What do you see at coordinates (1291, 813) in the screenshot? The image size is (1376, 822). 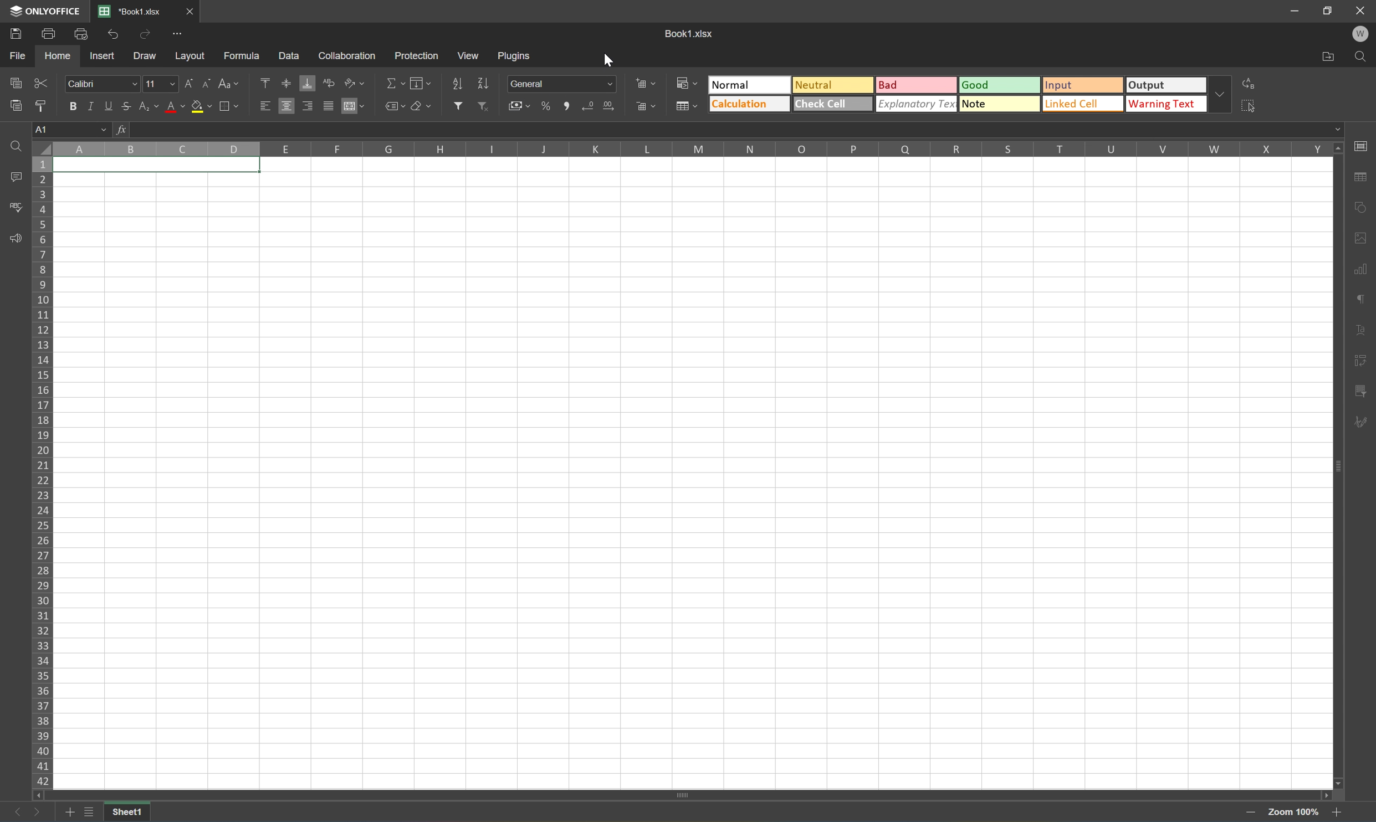 I see `Zoom 100%` at bounding box center [1291, 813].